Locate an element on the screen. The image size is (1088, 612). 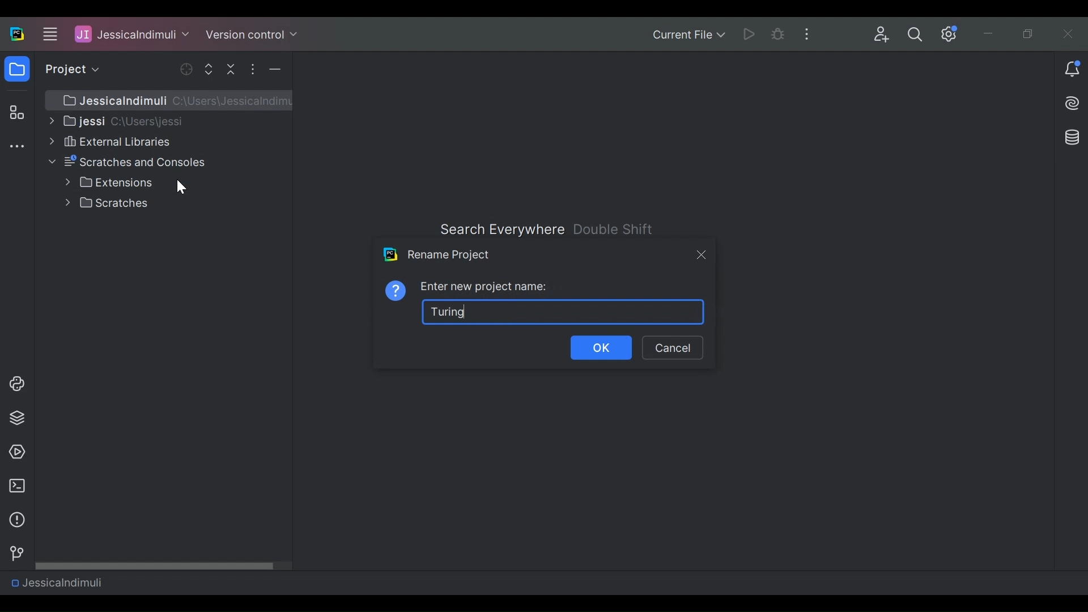
Extensions is located at coordinates (109, 182).